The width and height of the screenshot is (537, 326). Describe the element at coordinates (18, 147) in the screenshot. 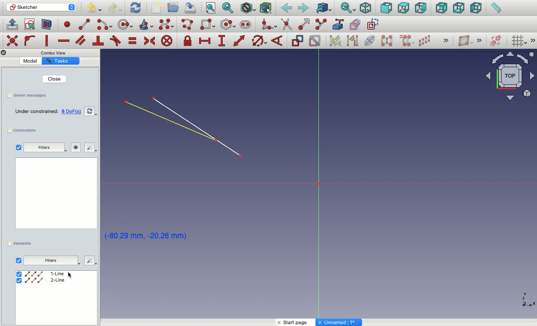

I see `Checkbox` at that location.